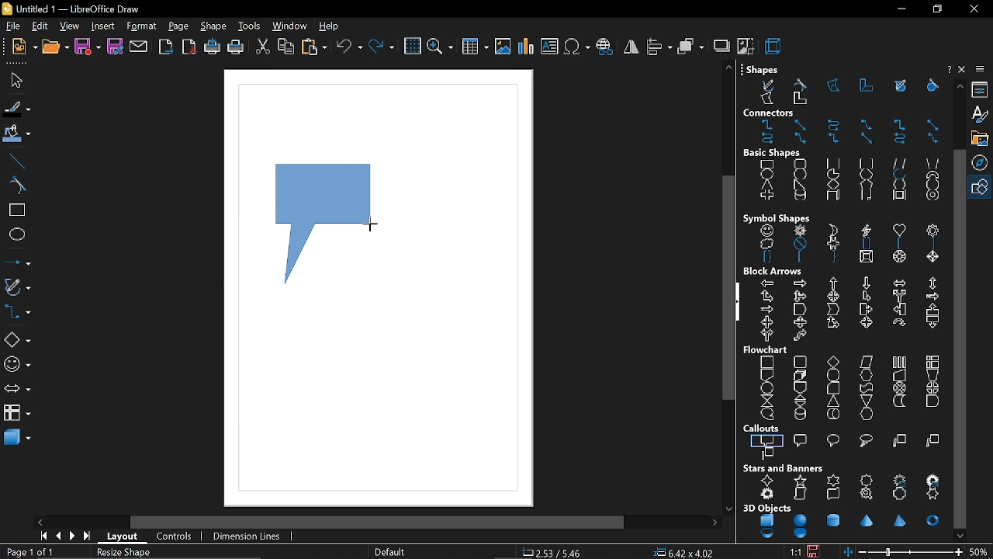 The width and height of the screenshot is (993, 559). What do you see at coordinates (767, 413) in the screenshot?
I see `sequential access` at bounding box center [767, 413].